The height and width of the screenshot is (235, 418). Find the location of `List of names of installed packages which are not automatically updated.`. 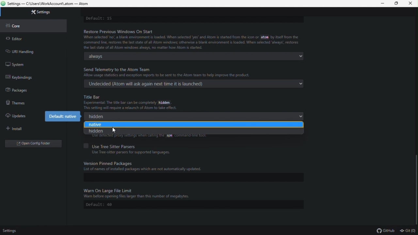

List of names of installed packages which are not automatically updated. is located at coordinates (144, 169).